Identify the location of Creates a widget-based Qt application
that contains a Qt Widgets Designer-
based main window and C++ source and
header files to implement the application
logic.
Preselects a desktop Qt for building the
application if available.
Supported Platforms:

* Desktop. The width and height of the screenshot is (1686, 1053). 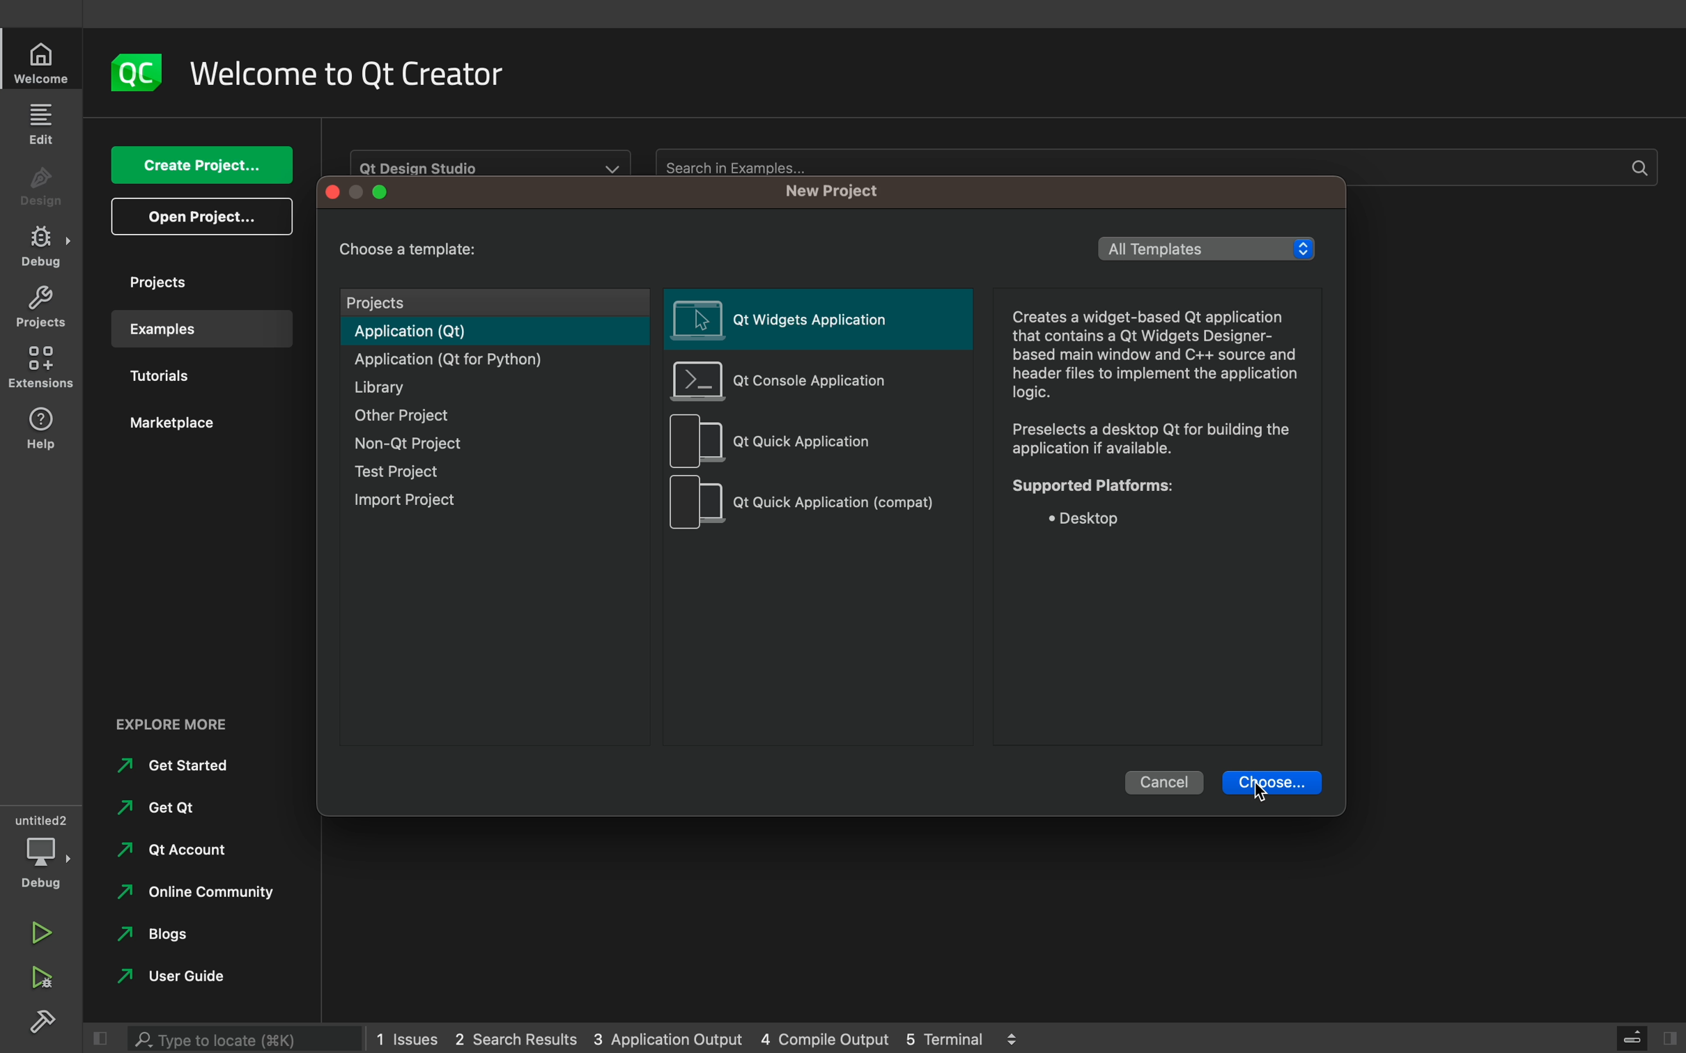
(1152, 416).